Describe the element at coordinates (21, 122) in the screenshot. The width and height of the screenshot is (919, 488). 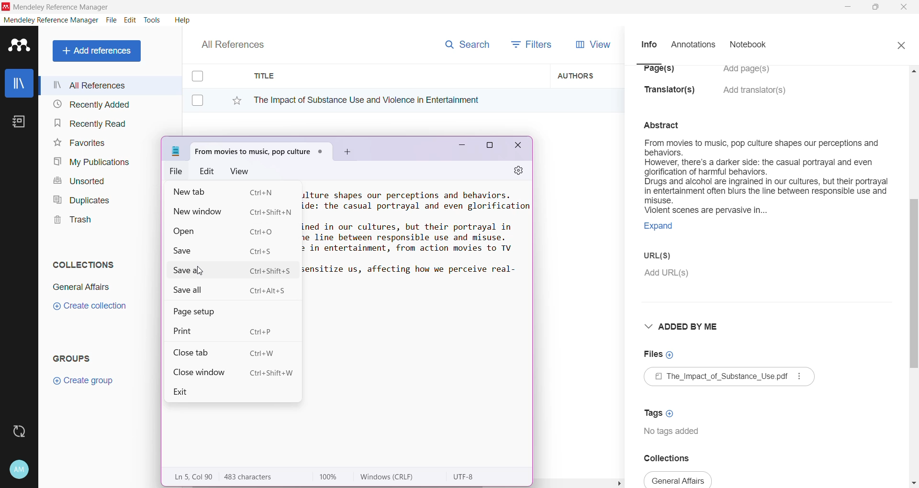
I see `Notes` at that location.